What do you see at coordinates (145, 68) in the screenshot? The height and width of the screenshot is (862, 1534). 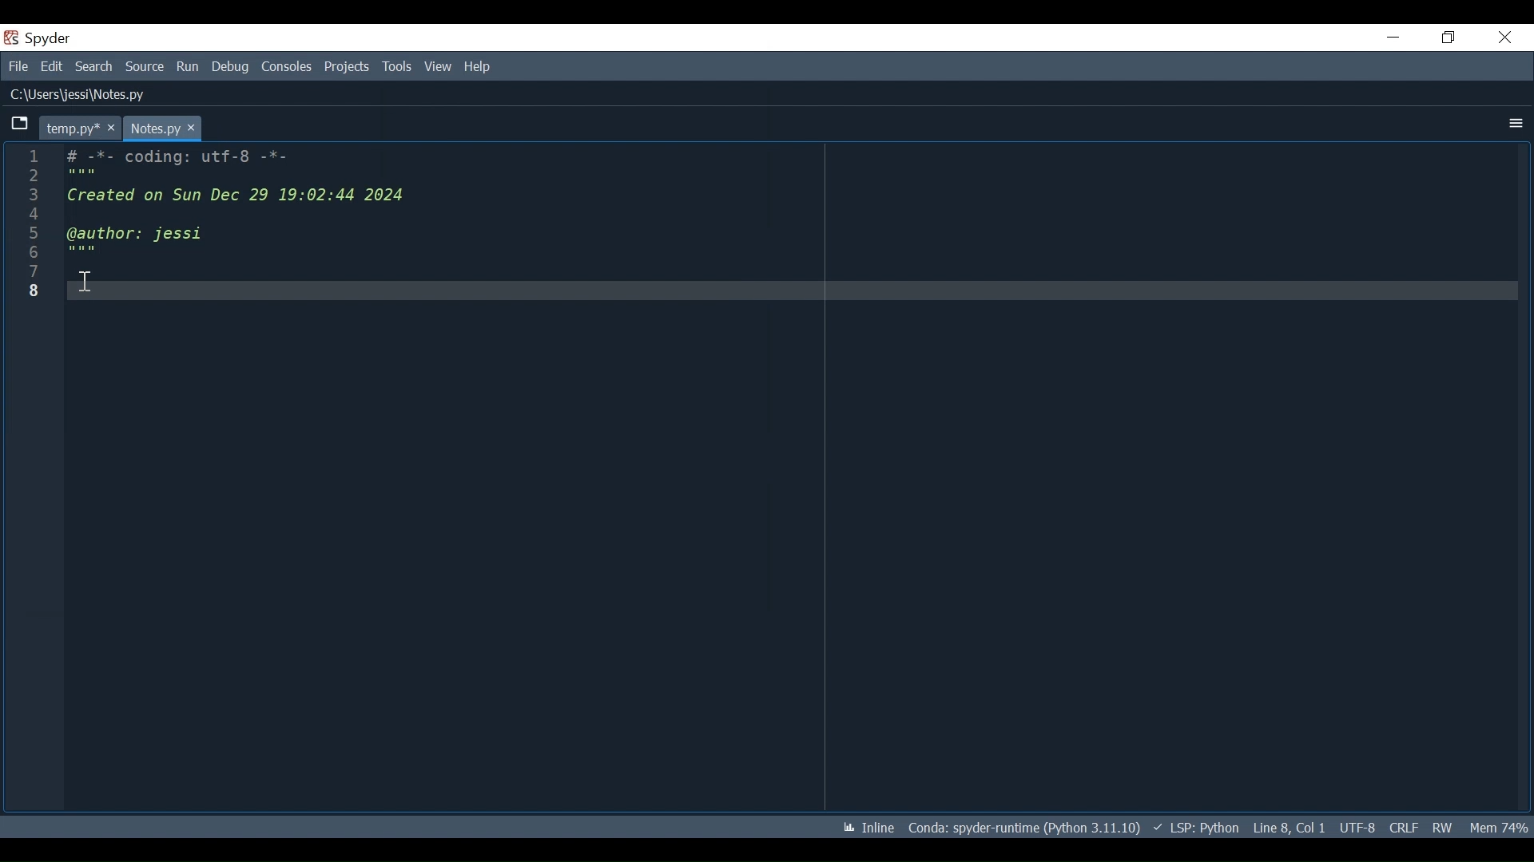 I see `Source` at bounding box center [145, 68].